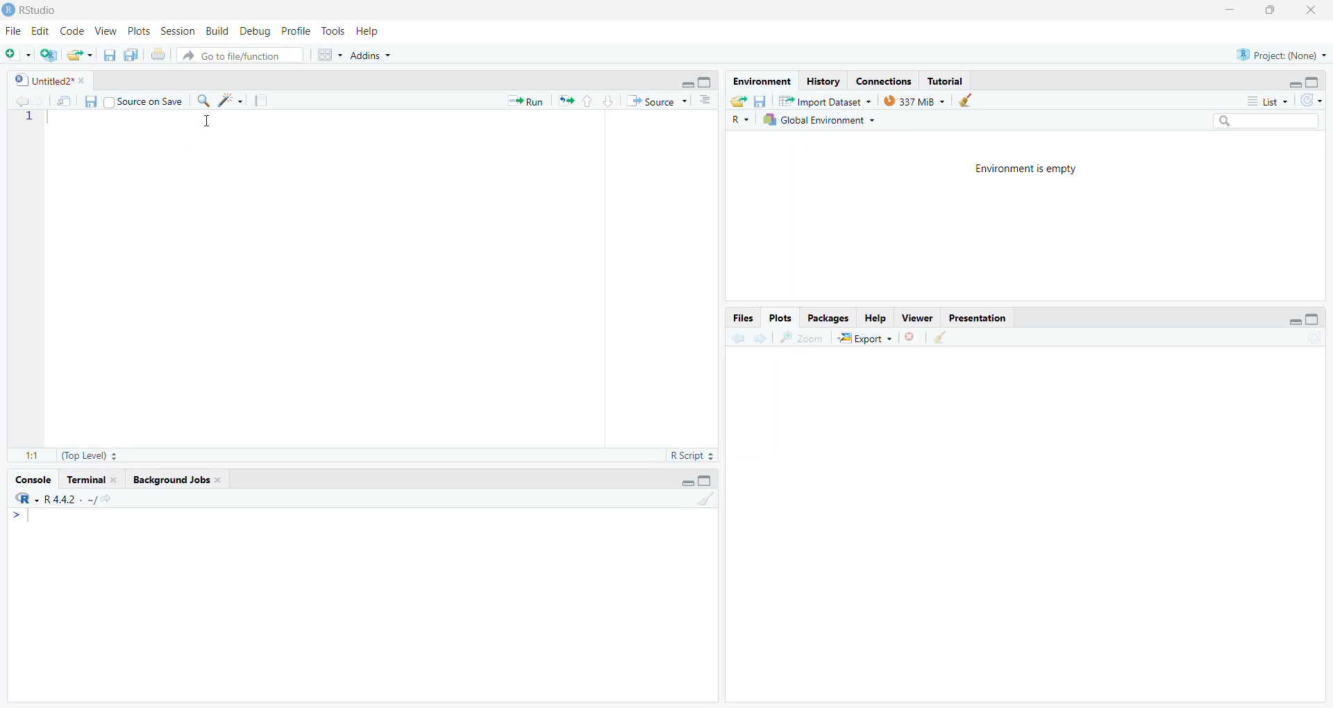 The width and height of the screenshot is (1333, 708). What do you see at coordinates (1314, 83) in the screenshot?
I see `hide console` at bounding box center [1314, 83].